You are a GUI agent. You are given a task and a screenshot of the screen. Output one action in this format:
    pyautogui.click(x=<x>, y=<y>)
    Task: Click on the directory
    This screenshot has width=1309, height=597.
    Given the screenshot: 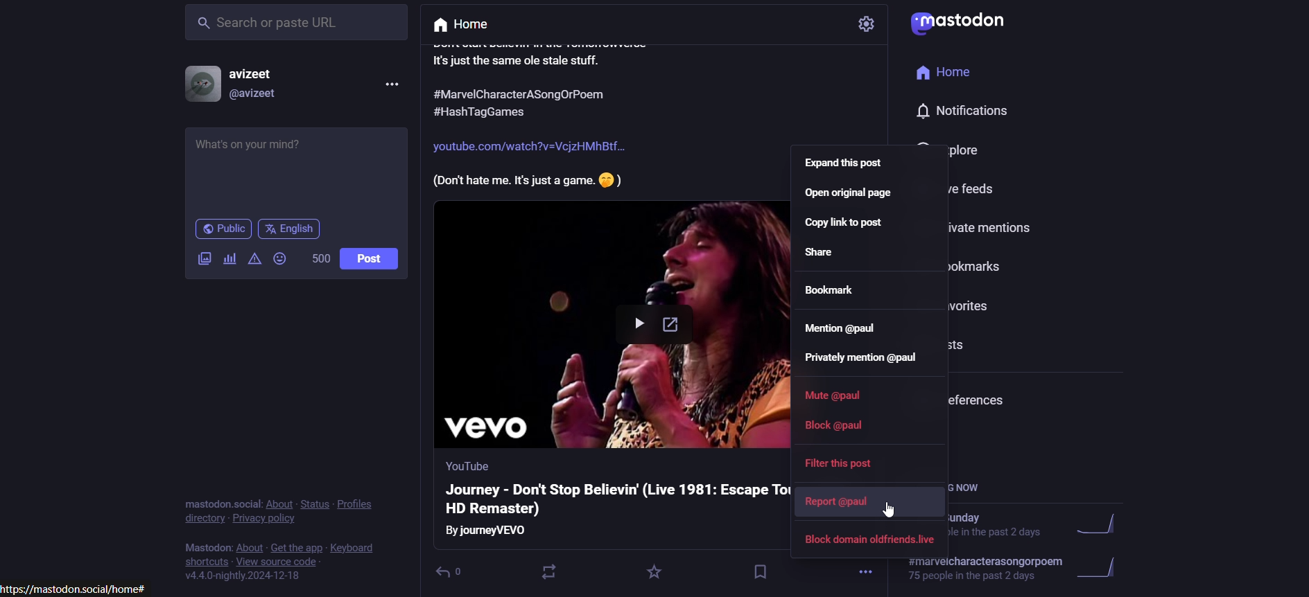 What is the action you would take?
    pyautogui.click(x=200, y=517)
    